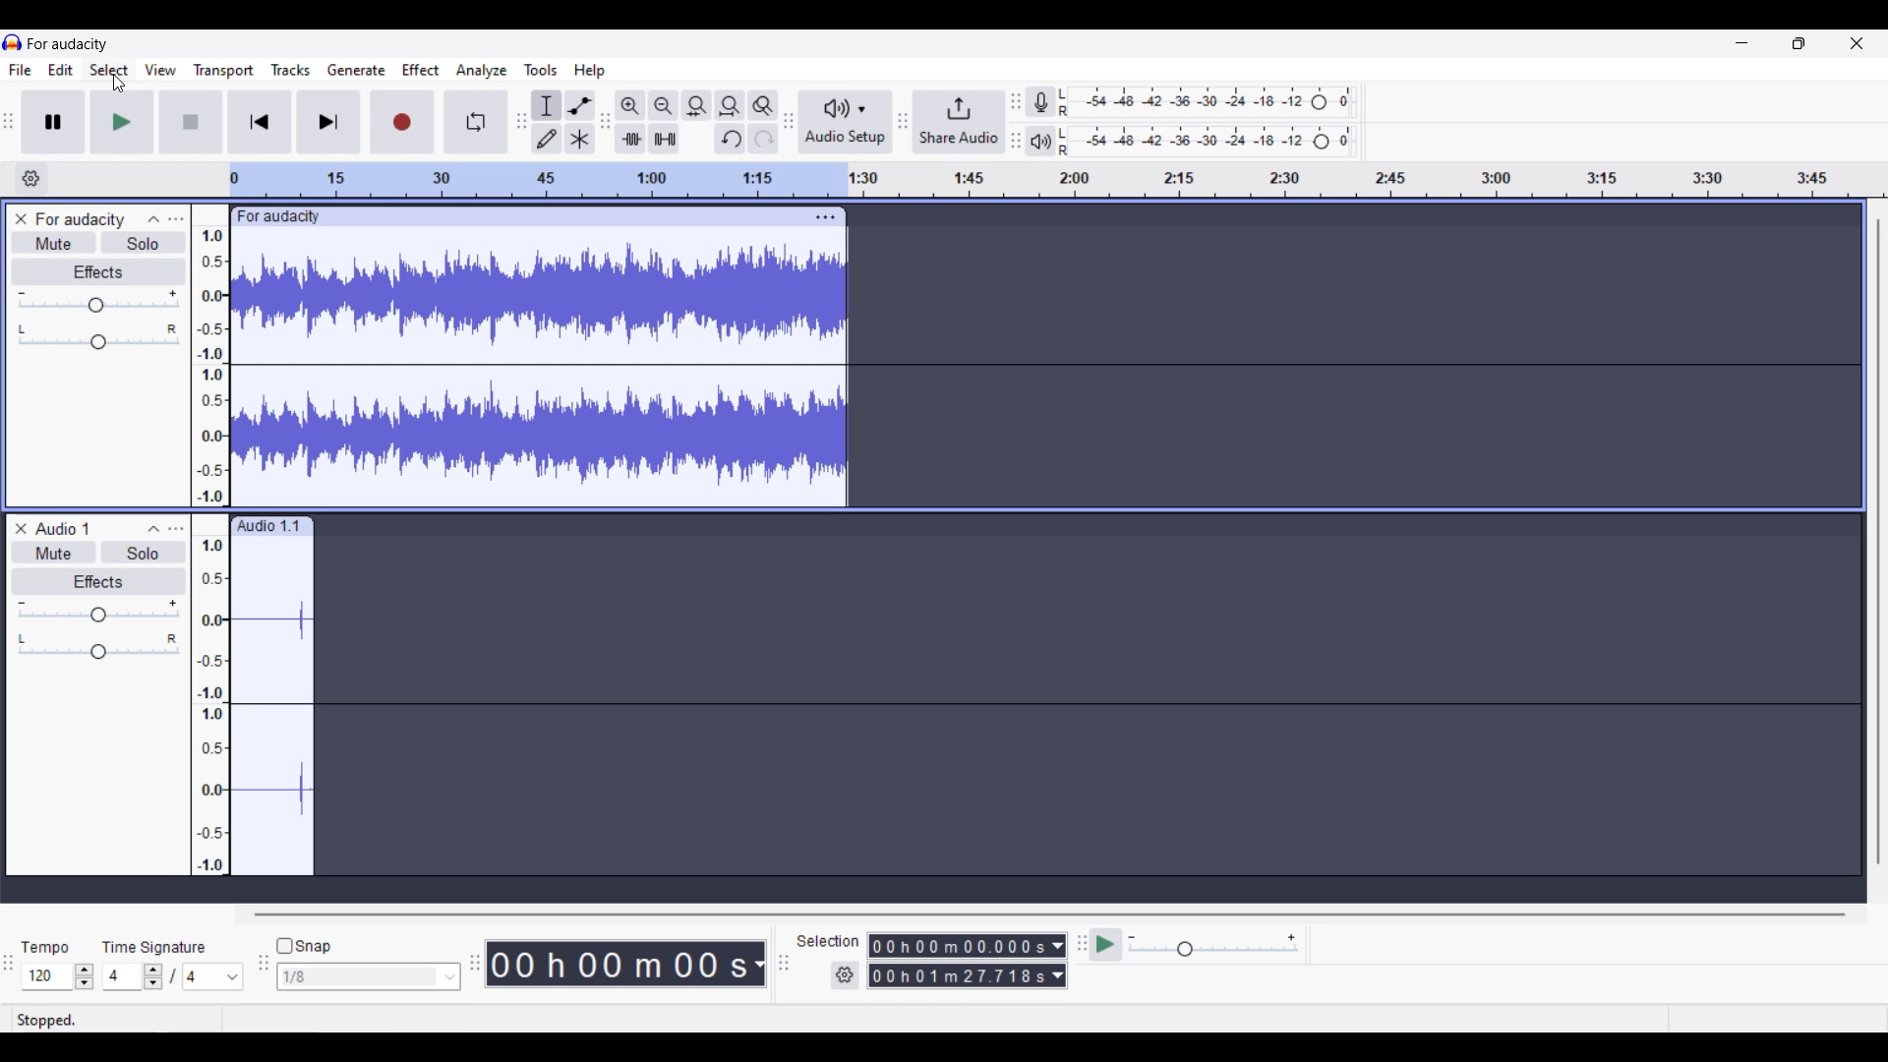 This screenshot has height=1062, width=1888. Describe the element at coordinates (98, 612) in the screenshot. I see `gain` at that location.